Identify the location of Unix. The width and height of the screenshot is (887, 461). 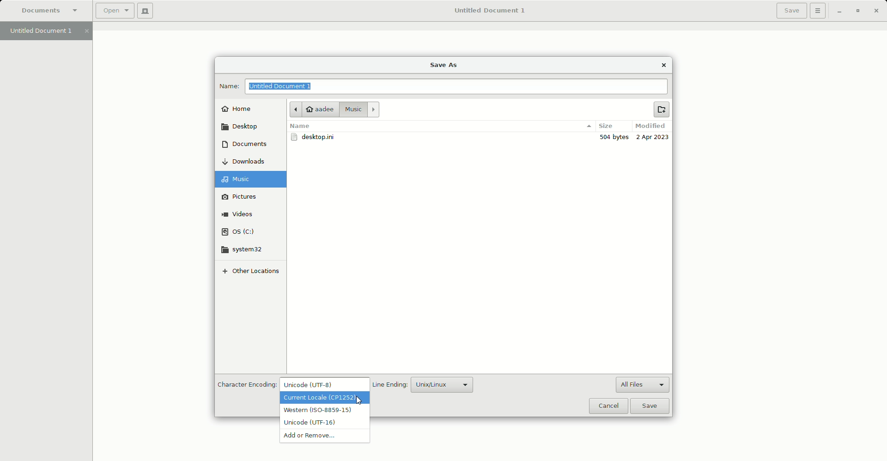
(440, 385).